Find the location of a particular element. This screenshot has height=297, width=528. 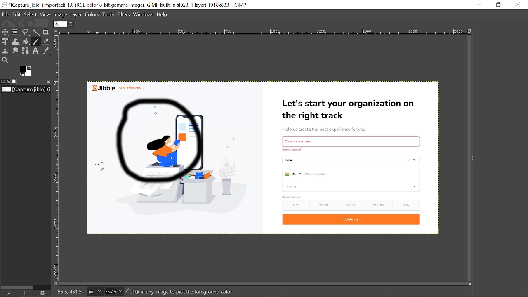

Tool options is located at coordinates (3, 81).